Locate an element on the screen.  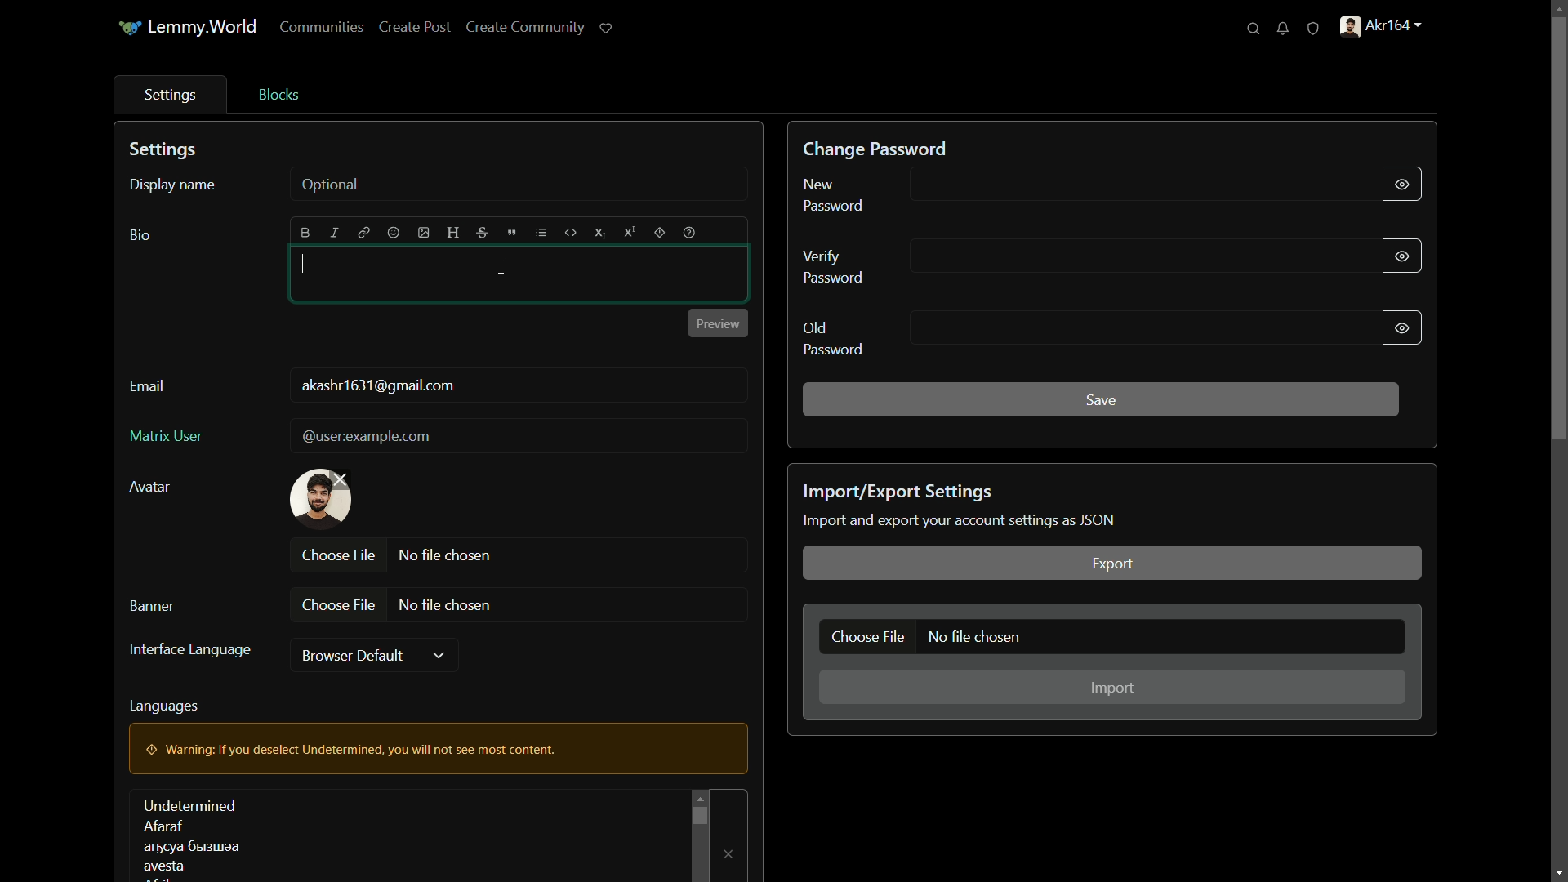
text is located at coordinates (964, 519).